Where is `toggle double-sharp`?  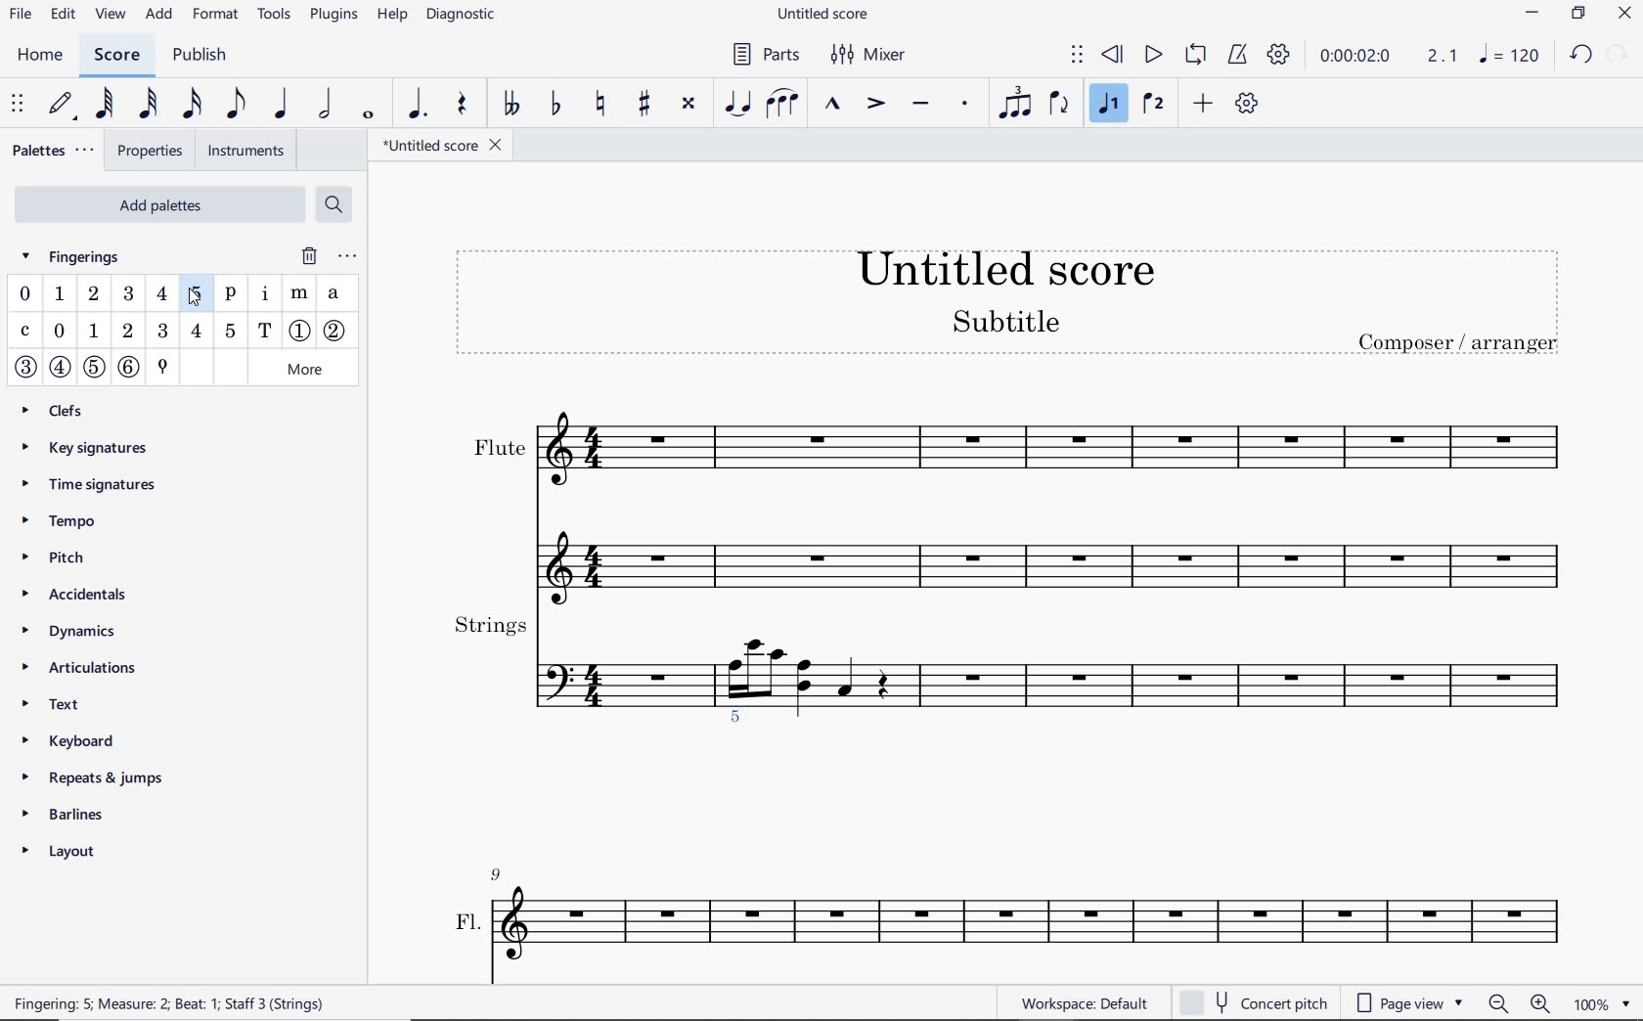
toggle double-sharp is located at coordinates (689, 104).